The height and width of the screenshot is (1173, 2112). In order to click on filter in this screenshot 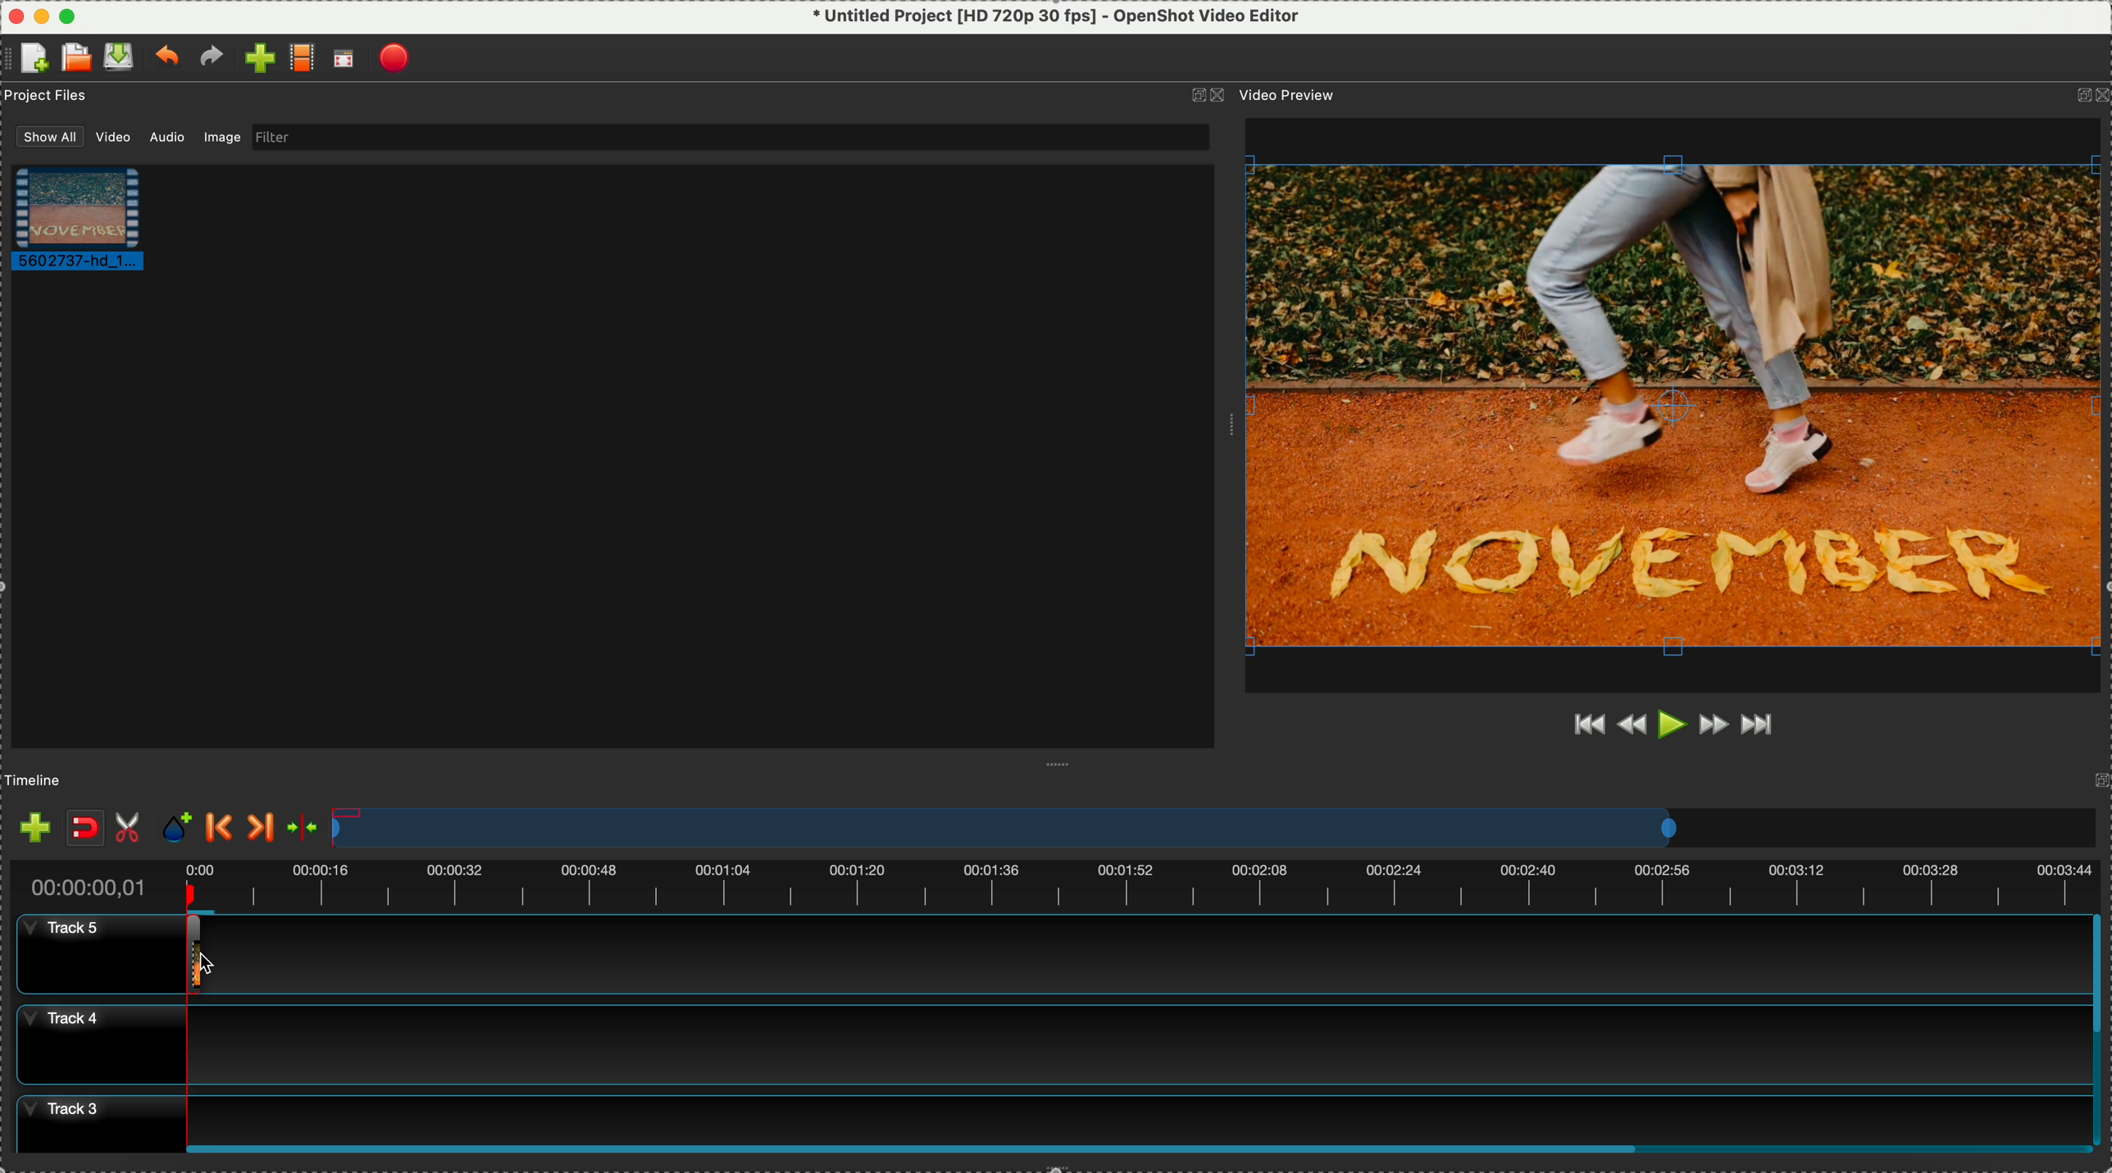, I will do `click(731, 137)`.